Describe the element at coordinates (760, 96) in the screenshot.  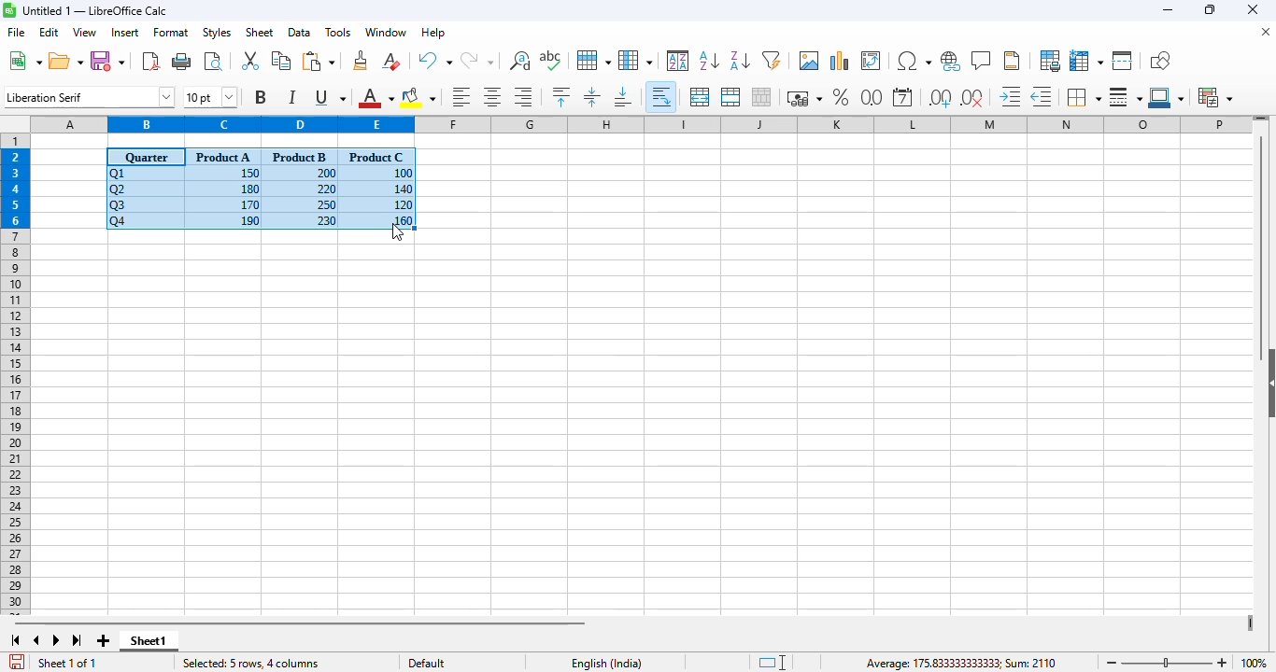
I see `unmerge cells` at that location.